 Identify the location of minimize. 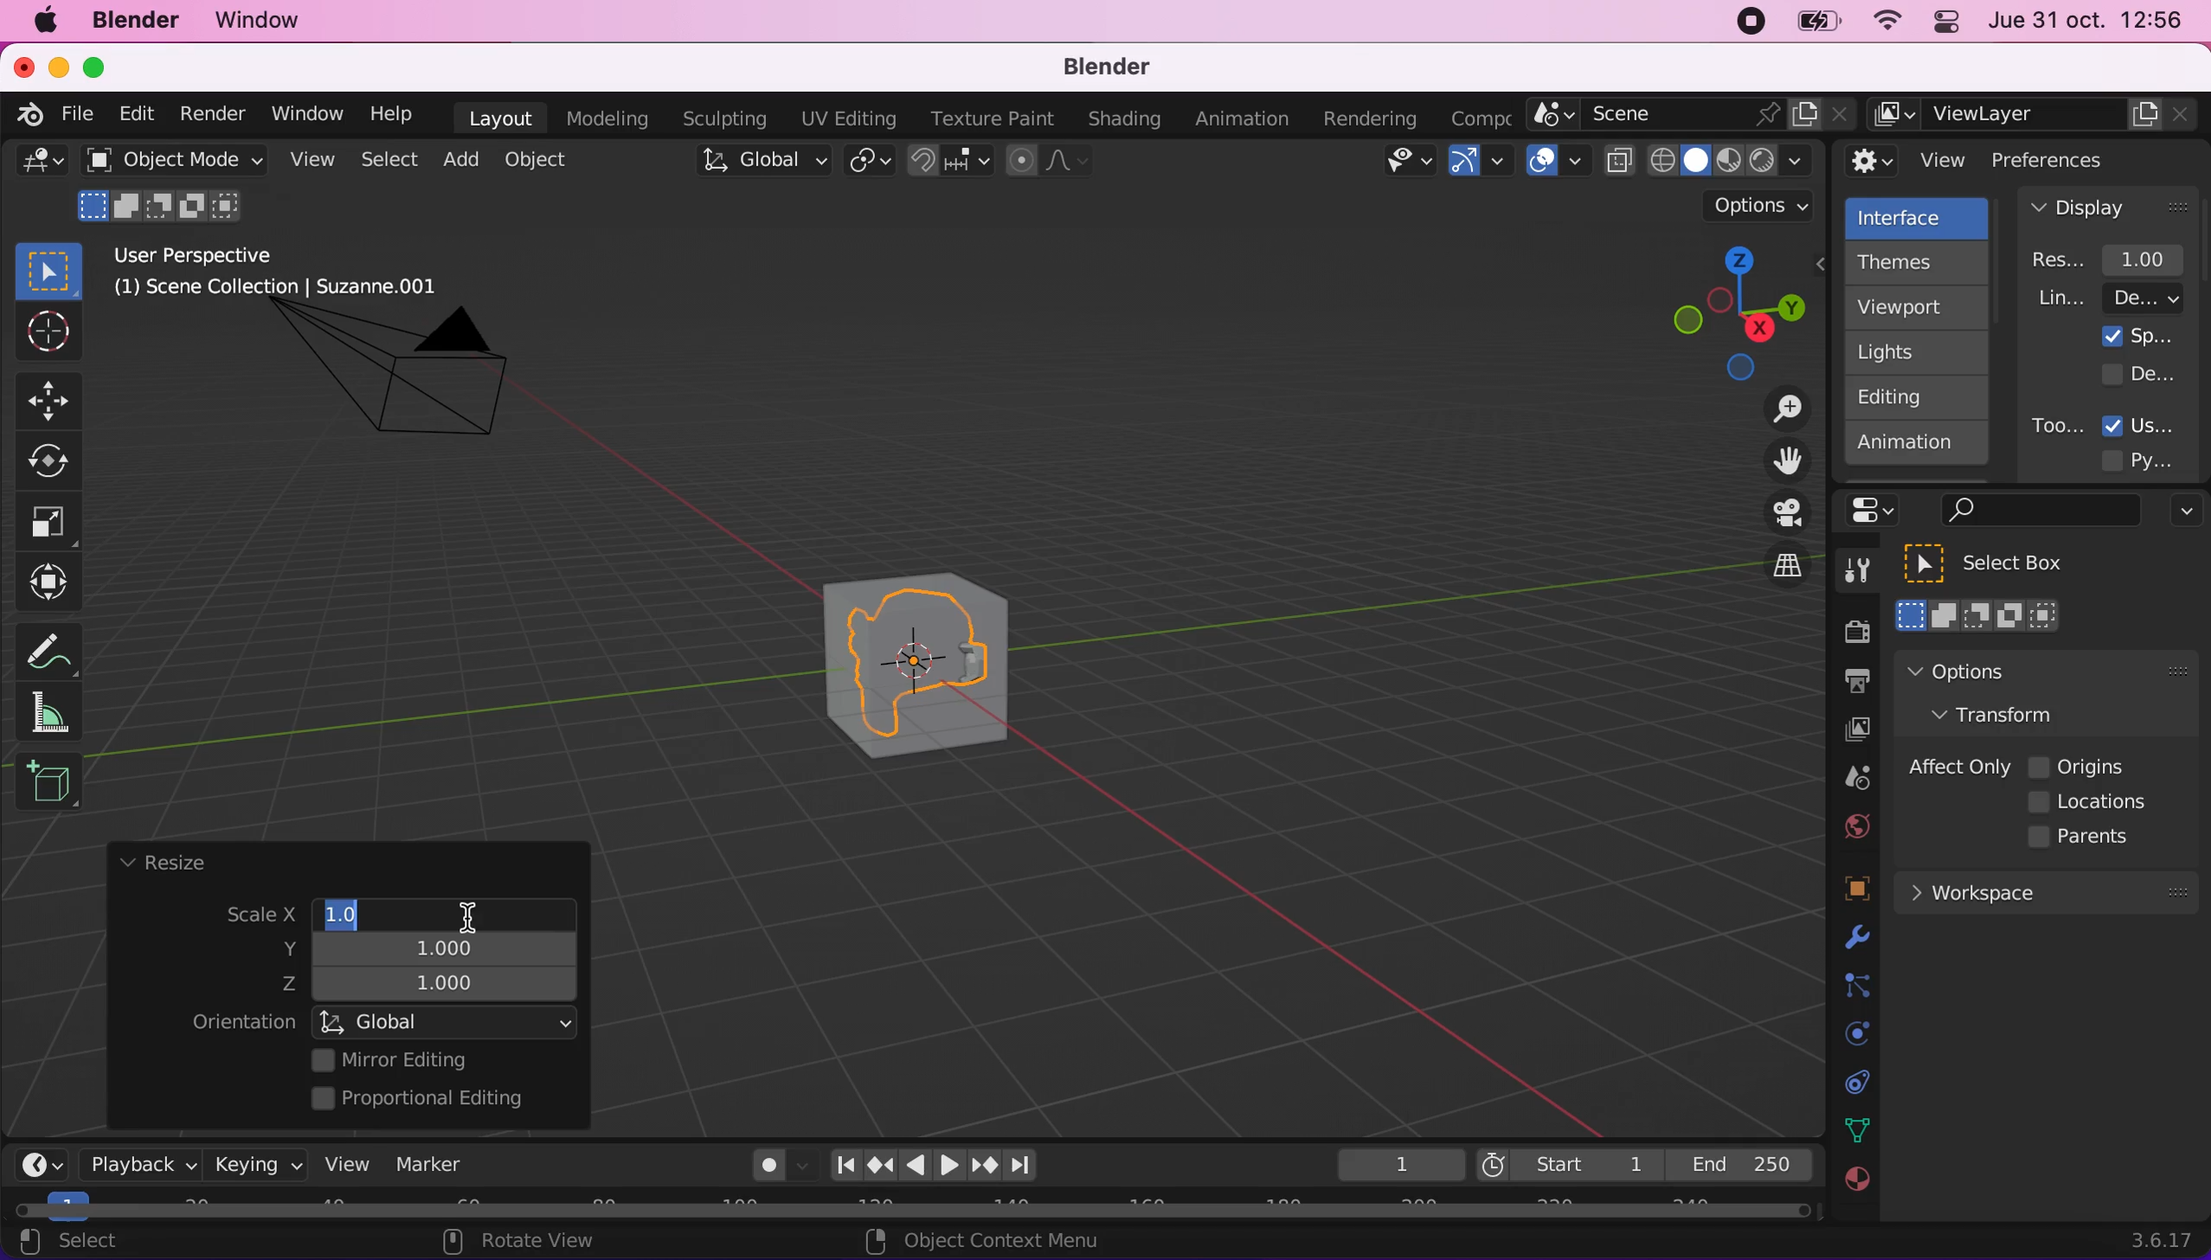
(55, 66).